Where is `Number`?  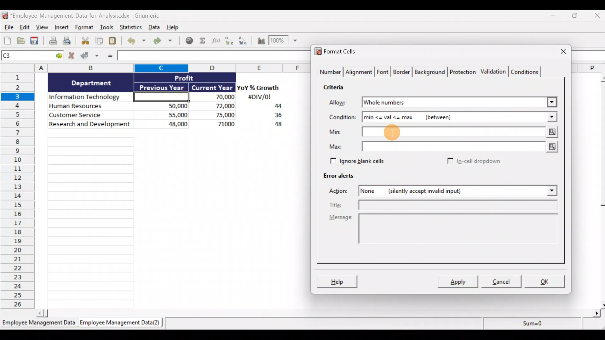 Number is located at coordinates (330, 72).